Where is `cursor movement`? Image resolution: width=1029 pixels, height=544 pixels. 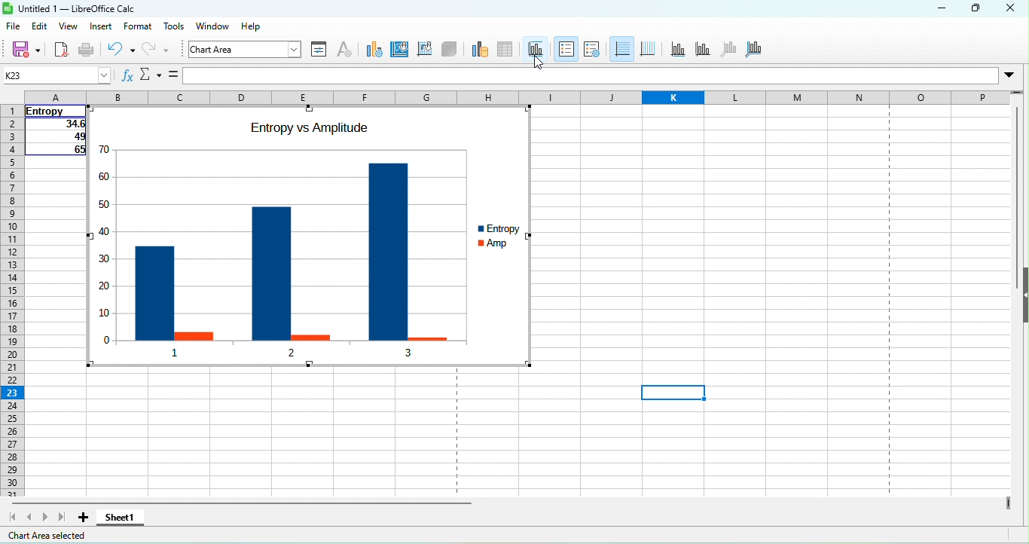
cursor movement is located at coordinates (536, 59).